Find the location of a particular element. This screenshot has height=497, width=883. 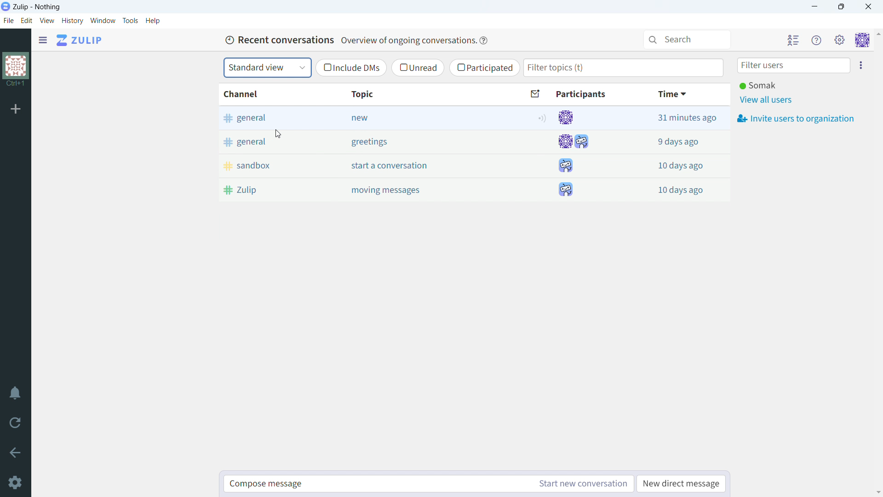

enable do not disturb is located at coordinates (17, 393).